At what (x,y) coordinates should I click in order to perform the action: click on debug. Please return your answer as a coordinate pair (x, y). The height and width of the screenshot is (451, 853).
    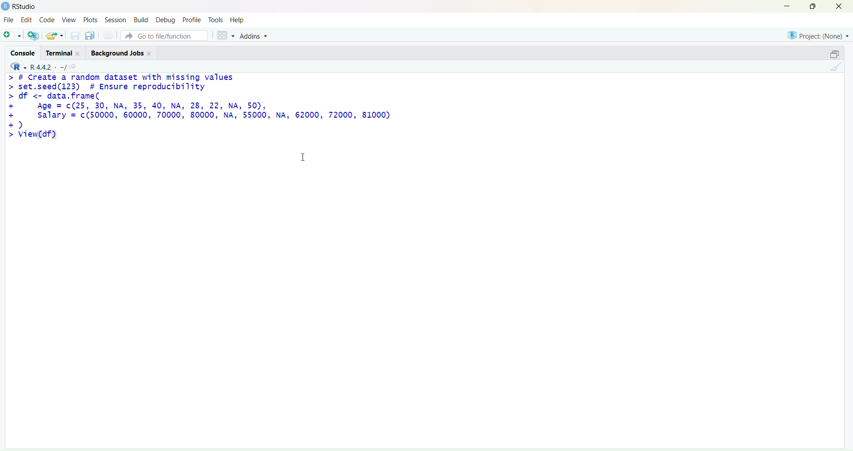
    Looking at the image, I should click on (164, 20).